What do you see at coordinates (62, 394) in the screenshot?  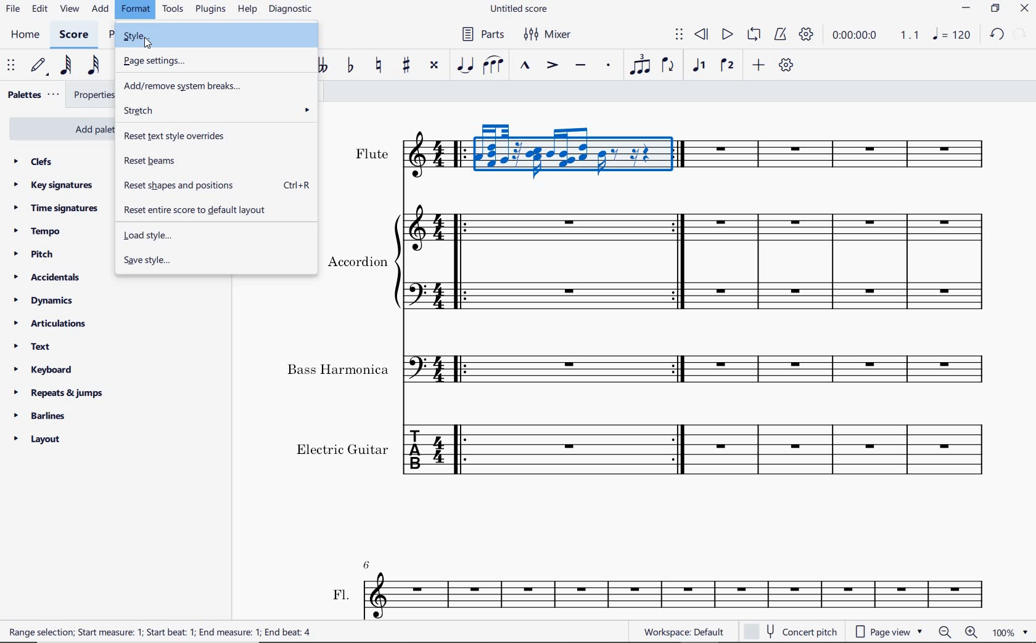 I see `repeats & jumps` at bounding box center [62, 394].